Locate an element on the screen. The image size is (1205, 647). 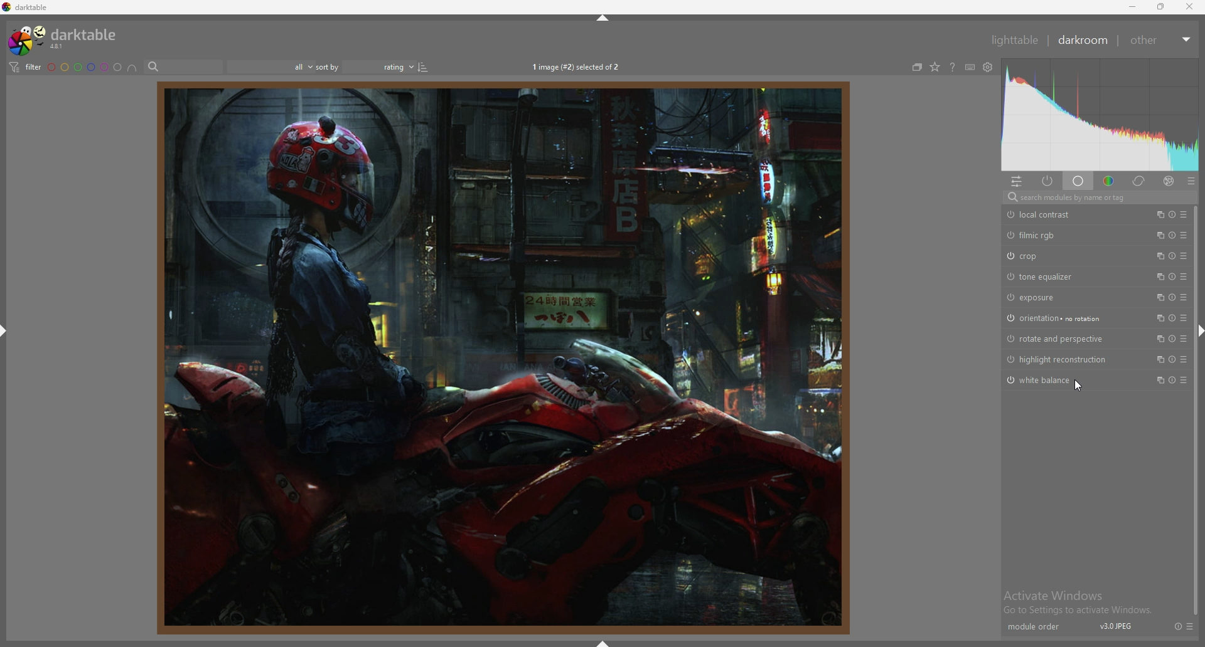
correct is located at coordinates (1139, 182).